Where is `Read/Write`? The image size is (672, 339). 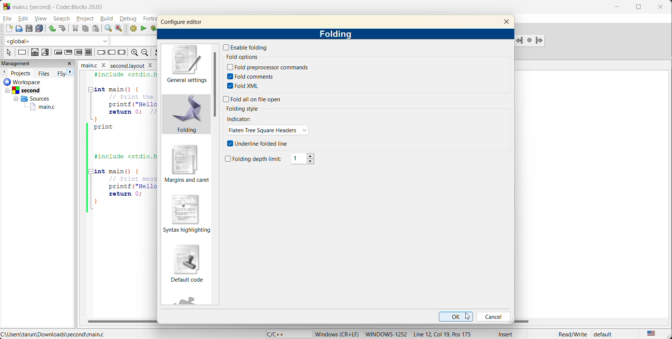 Read/Write is located at coordinates (572, 333).